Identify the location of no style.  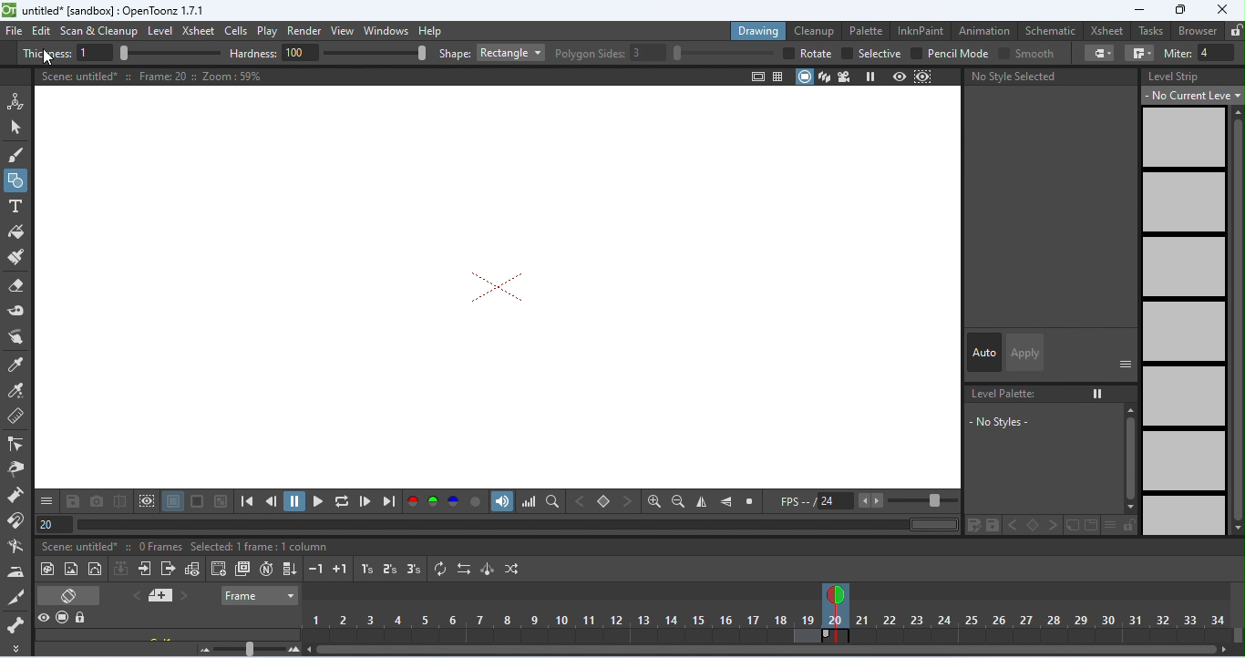
(1002, 422).